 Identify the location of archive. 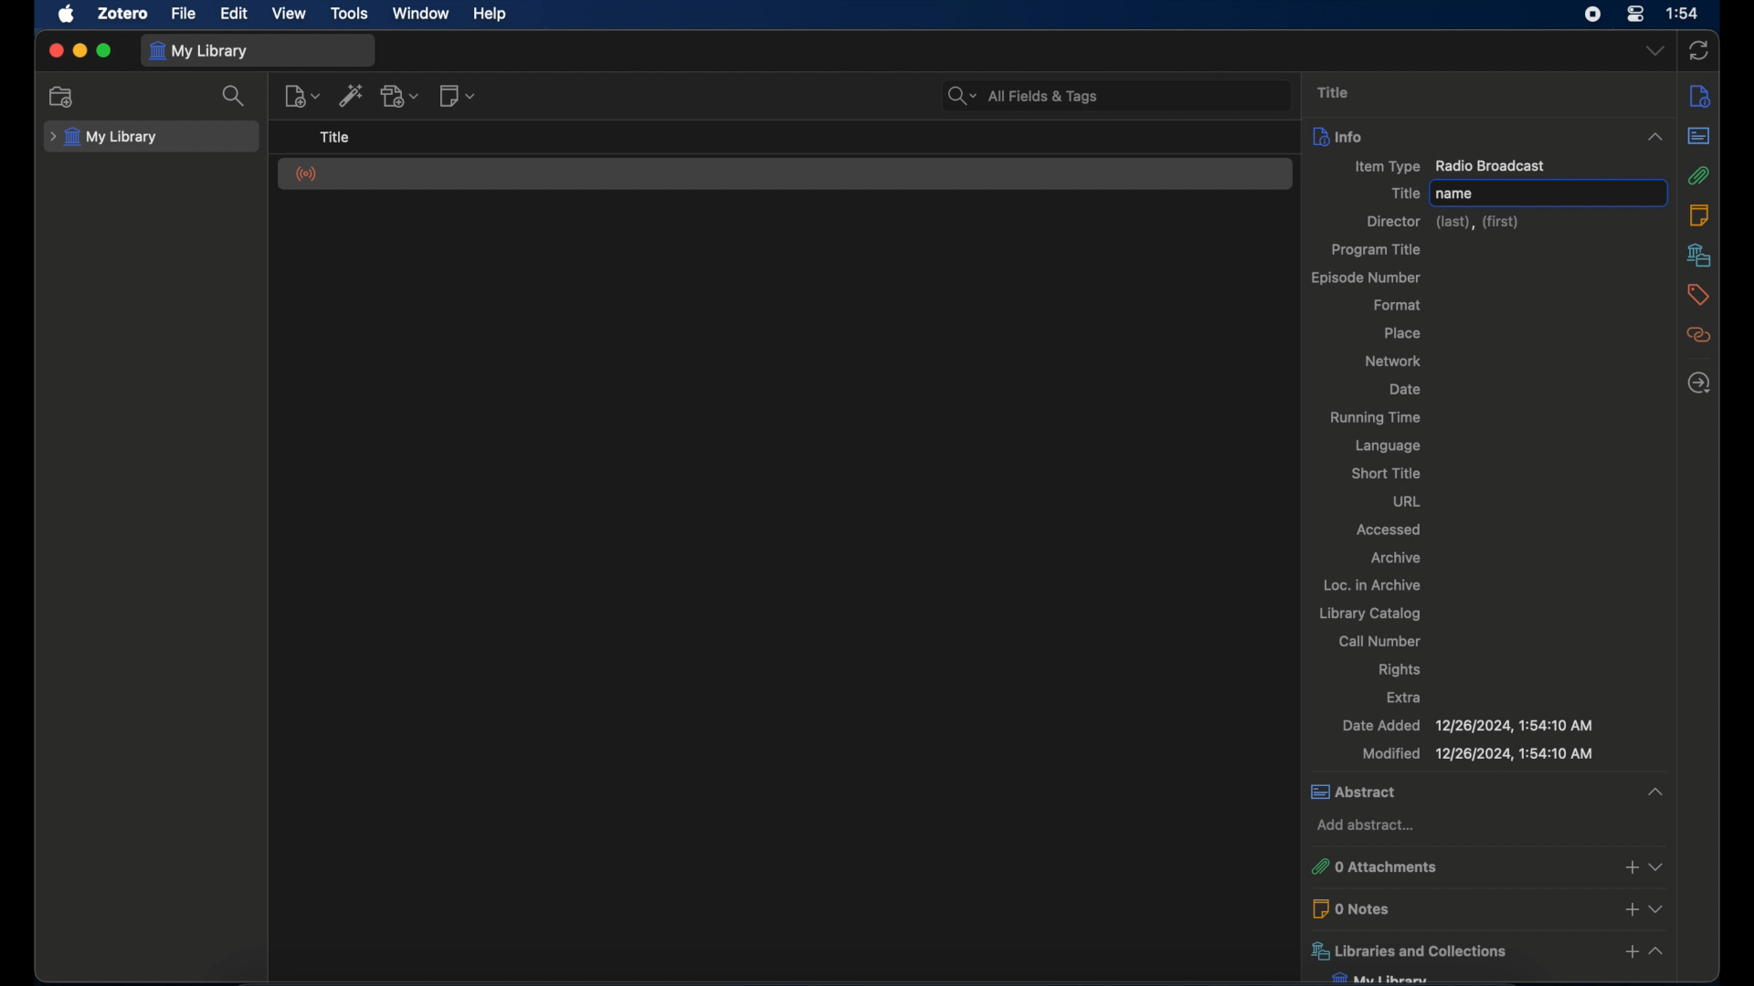
(1396, 558).